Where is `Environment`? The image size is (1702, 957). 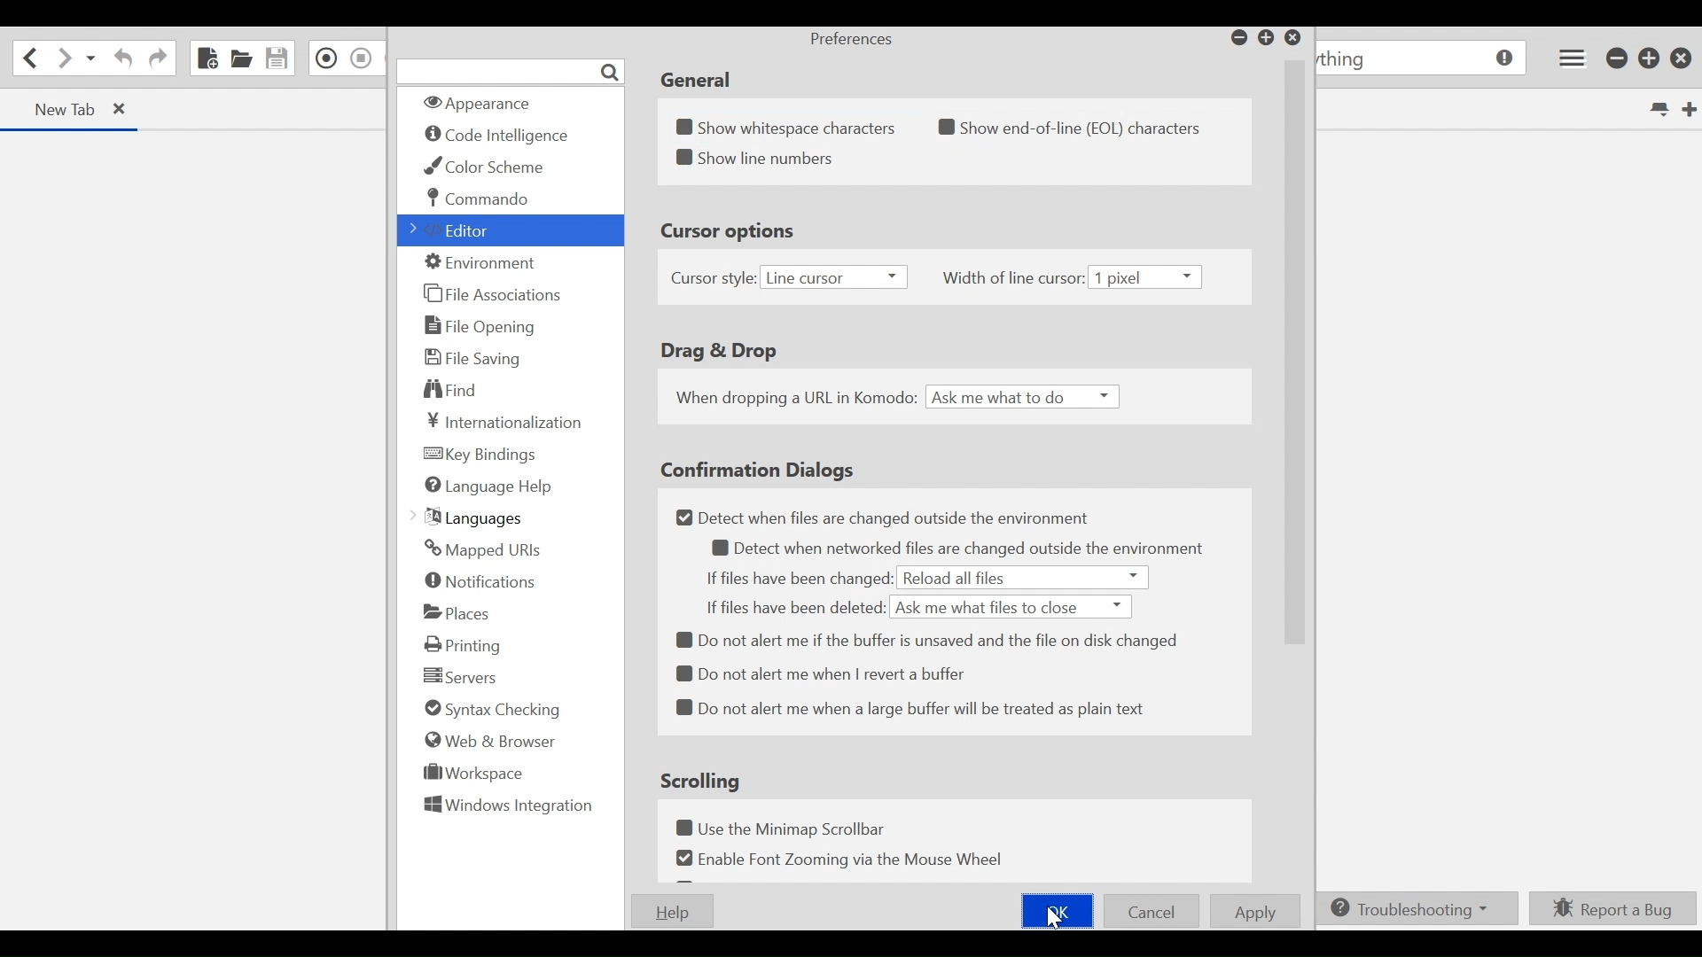 Environment is located at coordinates (485, 263).